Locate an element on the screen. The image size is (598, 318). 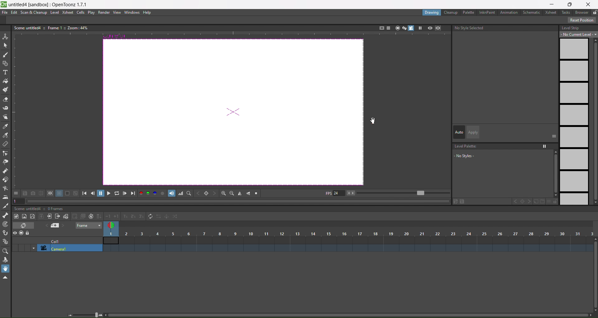
xsheet is located at coordinates (67, 12).